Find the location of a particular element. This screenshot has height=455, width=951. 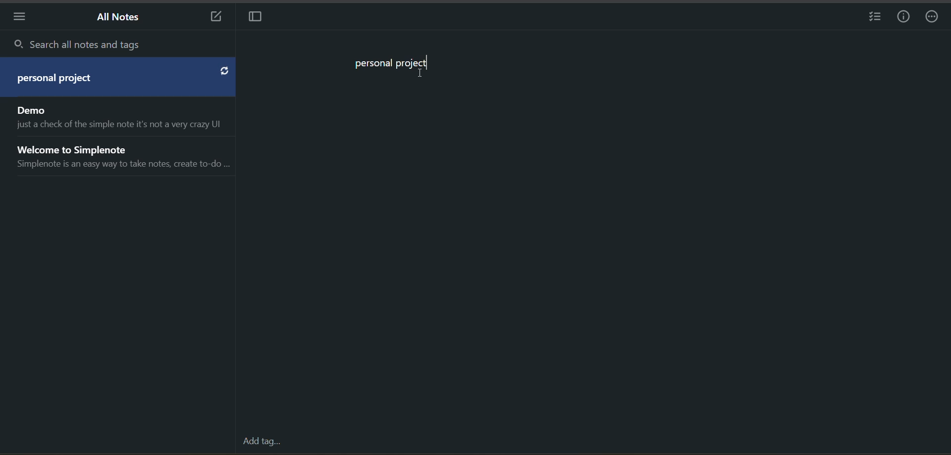

info is located at coordinates (905, 18).